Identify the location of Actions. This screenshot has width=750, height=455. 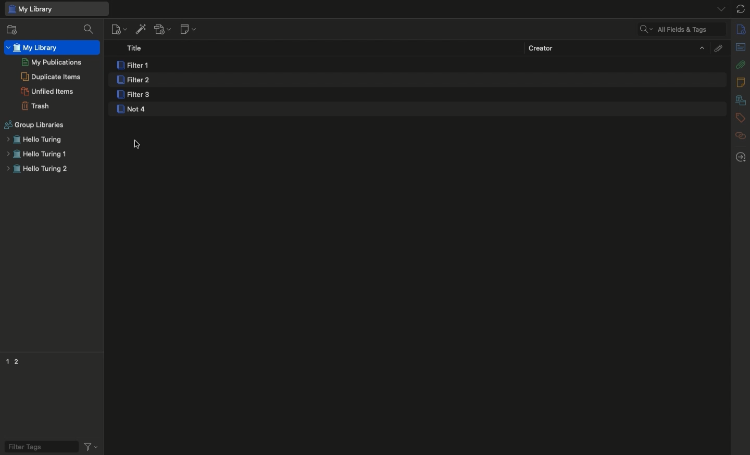
(90, 446).